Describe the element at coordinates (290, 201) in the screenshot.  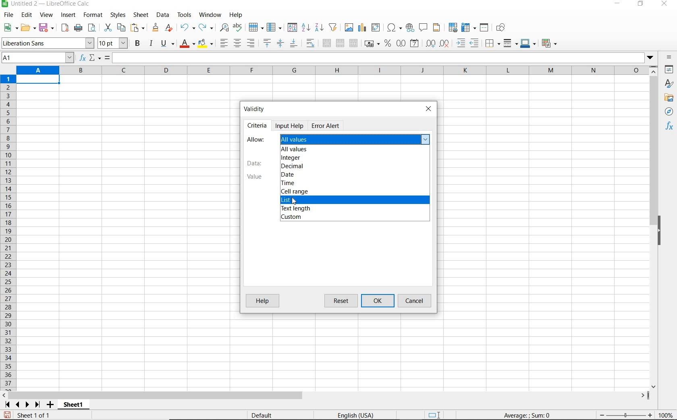
I see `list` at that location.